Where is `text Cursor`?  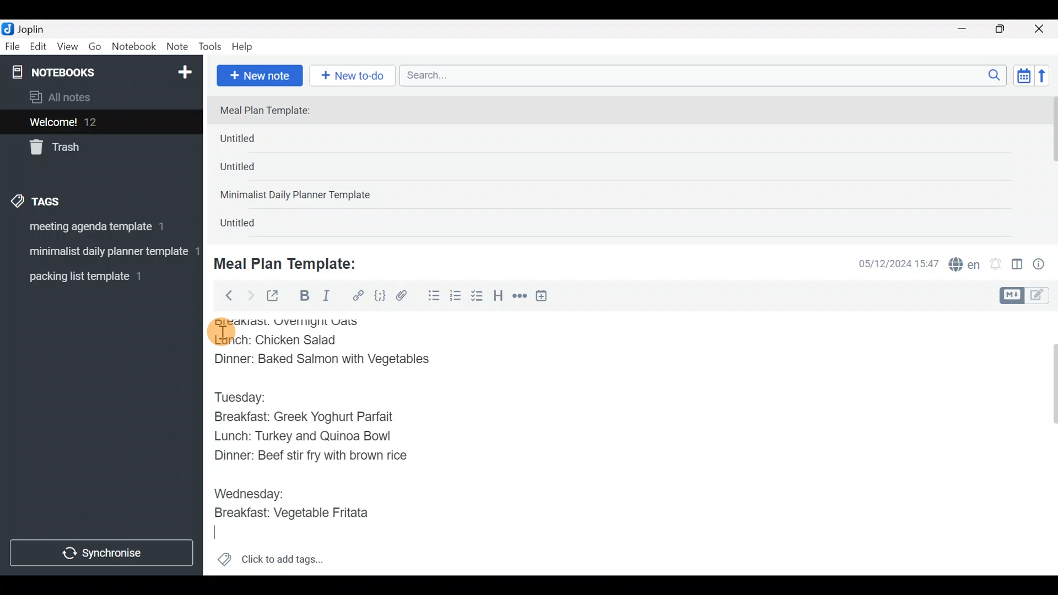
text Cursor is located at coordinates (224, 533).